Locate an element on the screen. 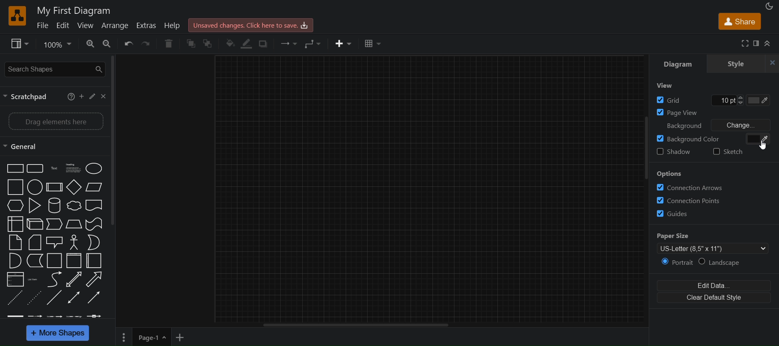  close is located at coordinates (772, 63).